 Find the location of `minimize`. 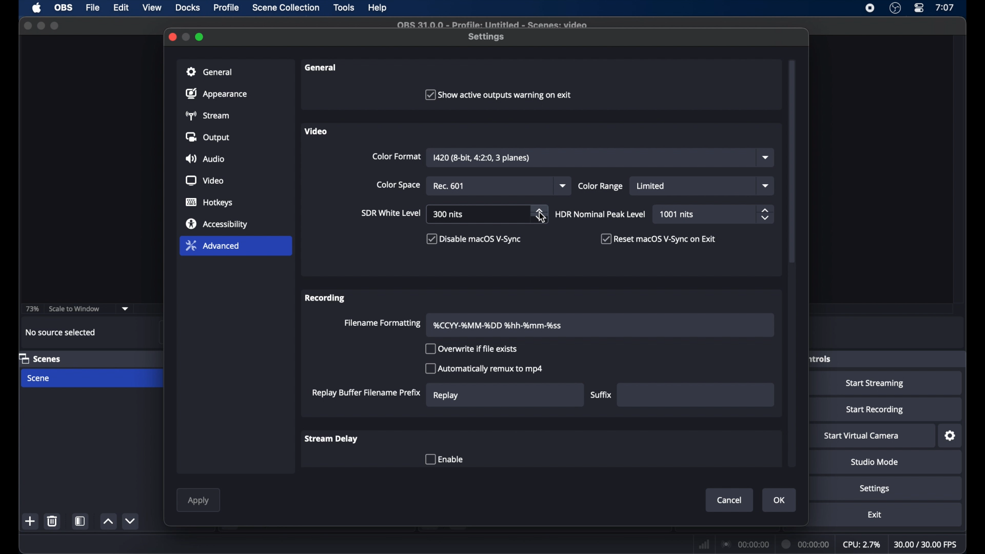

minimize is located at coordinates (185, 36).